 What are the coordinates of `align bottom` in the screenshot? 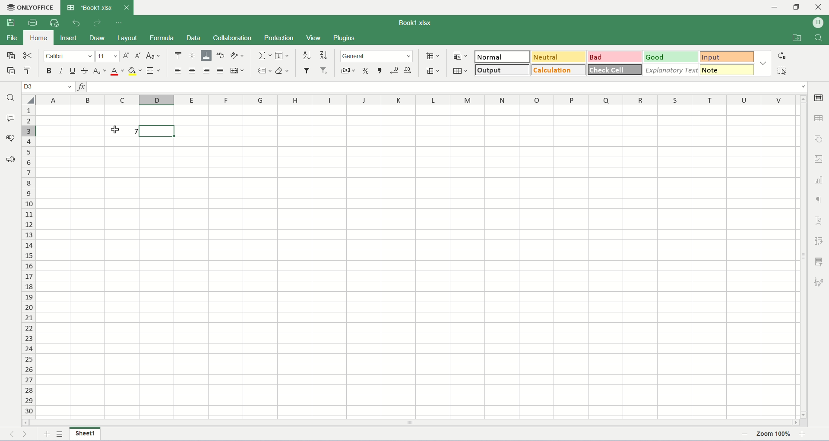 It's located at (206, 55).